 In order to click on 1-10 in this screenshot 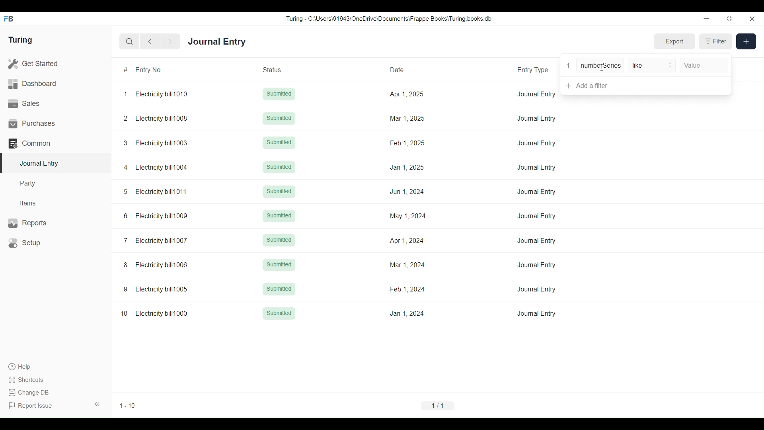, I will do `click(128, 406)`.